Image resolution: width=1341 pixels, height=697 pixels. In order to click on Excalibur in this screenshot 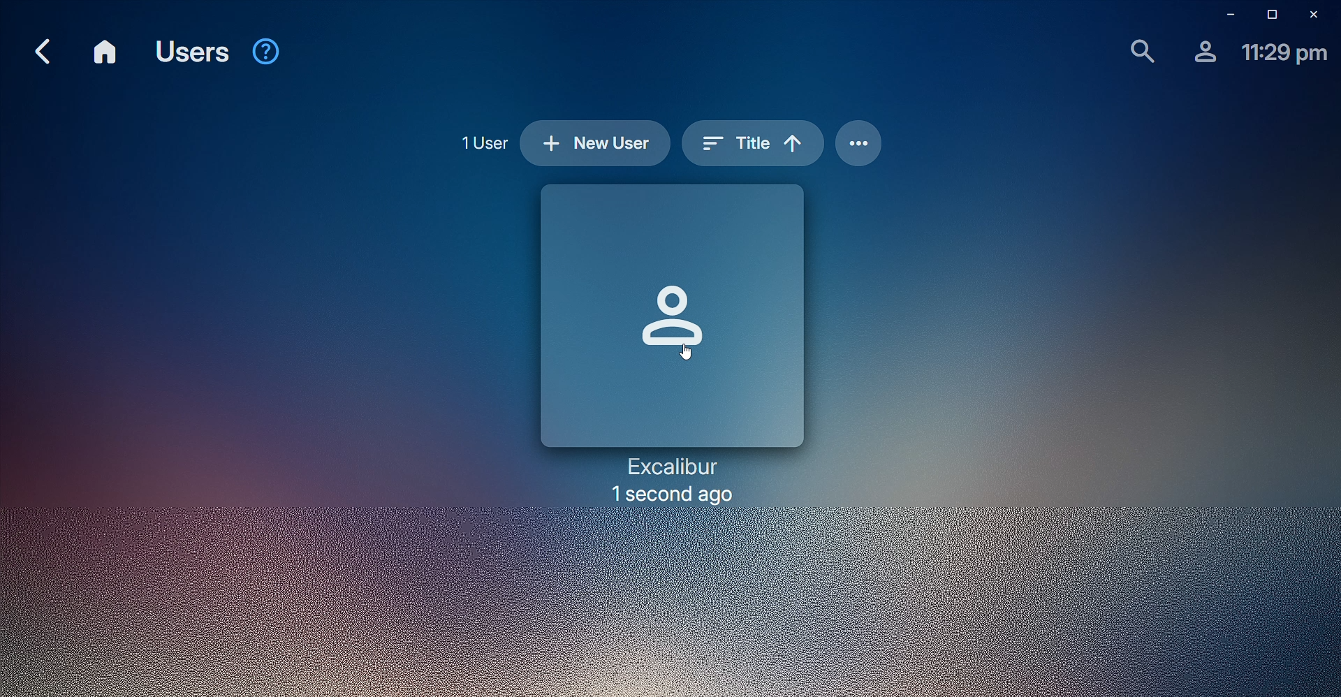, I will do `click(677, 467)`.